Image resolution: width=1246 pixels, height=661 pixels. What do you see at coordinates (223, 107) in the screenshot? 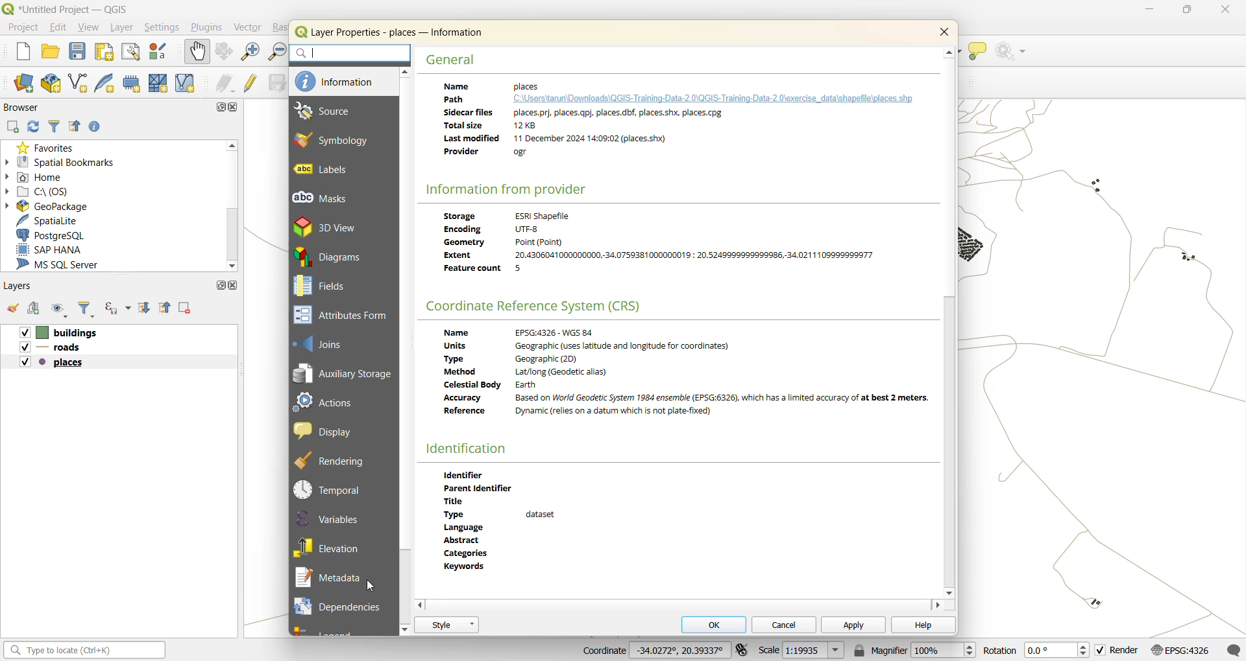
I see `maximize` at bounding box center [223, 107].